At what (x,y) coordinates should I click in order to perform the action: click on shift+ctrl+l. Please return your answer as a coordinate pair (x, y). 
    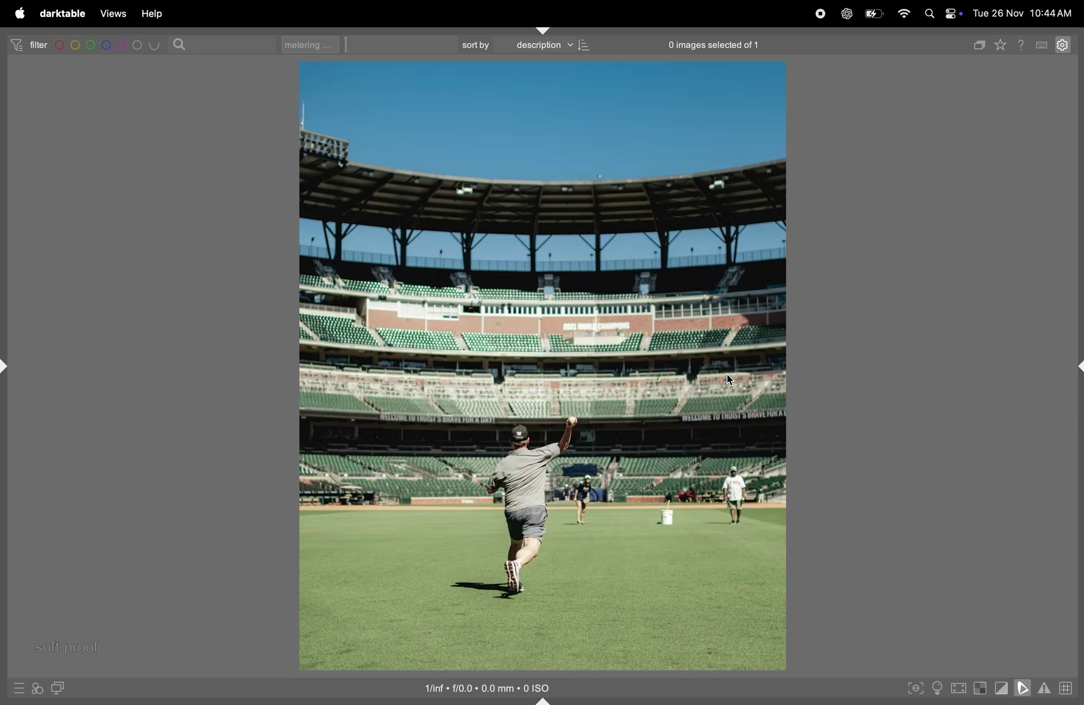
    Looking at the image, I should click on (7, 367).